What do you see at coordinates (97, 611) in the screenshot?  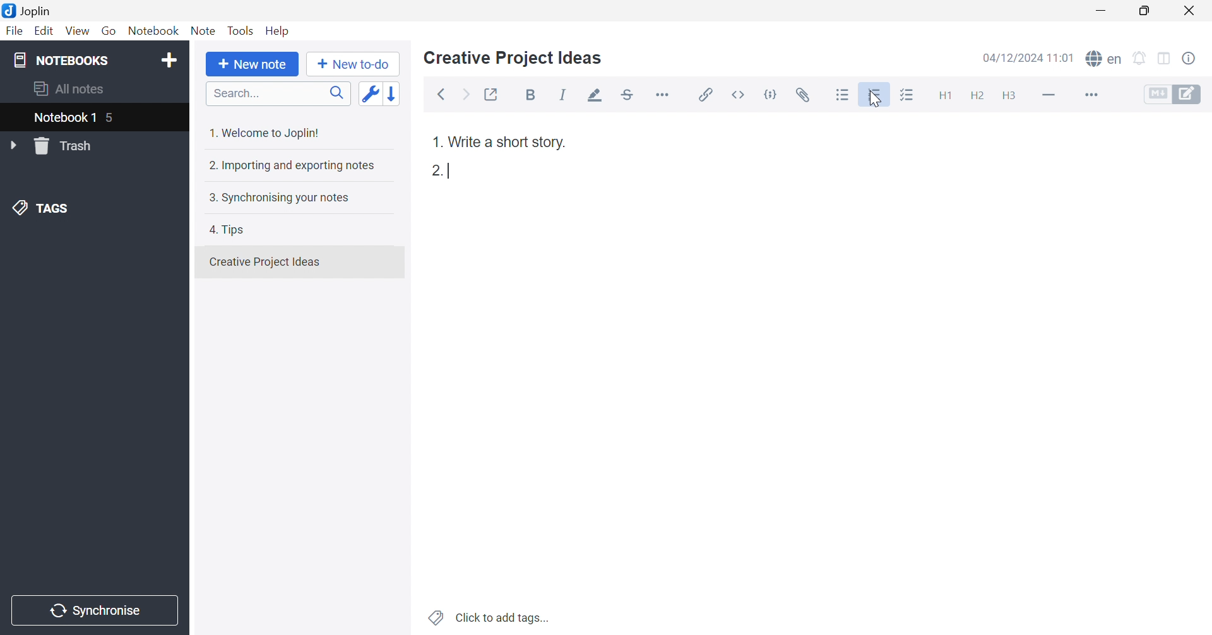 I see `Synchronise` at bounding box center [97, 611].